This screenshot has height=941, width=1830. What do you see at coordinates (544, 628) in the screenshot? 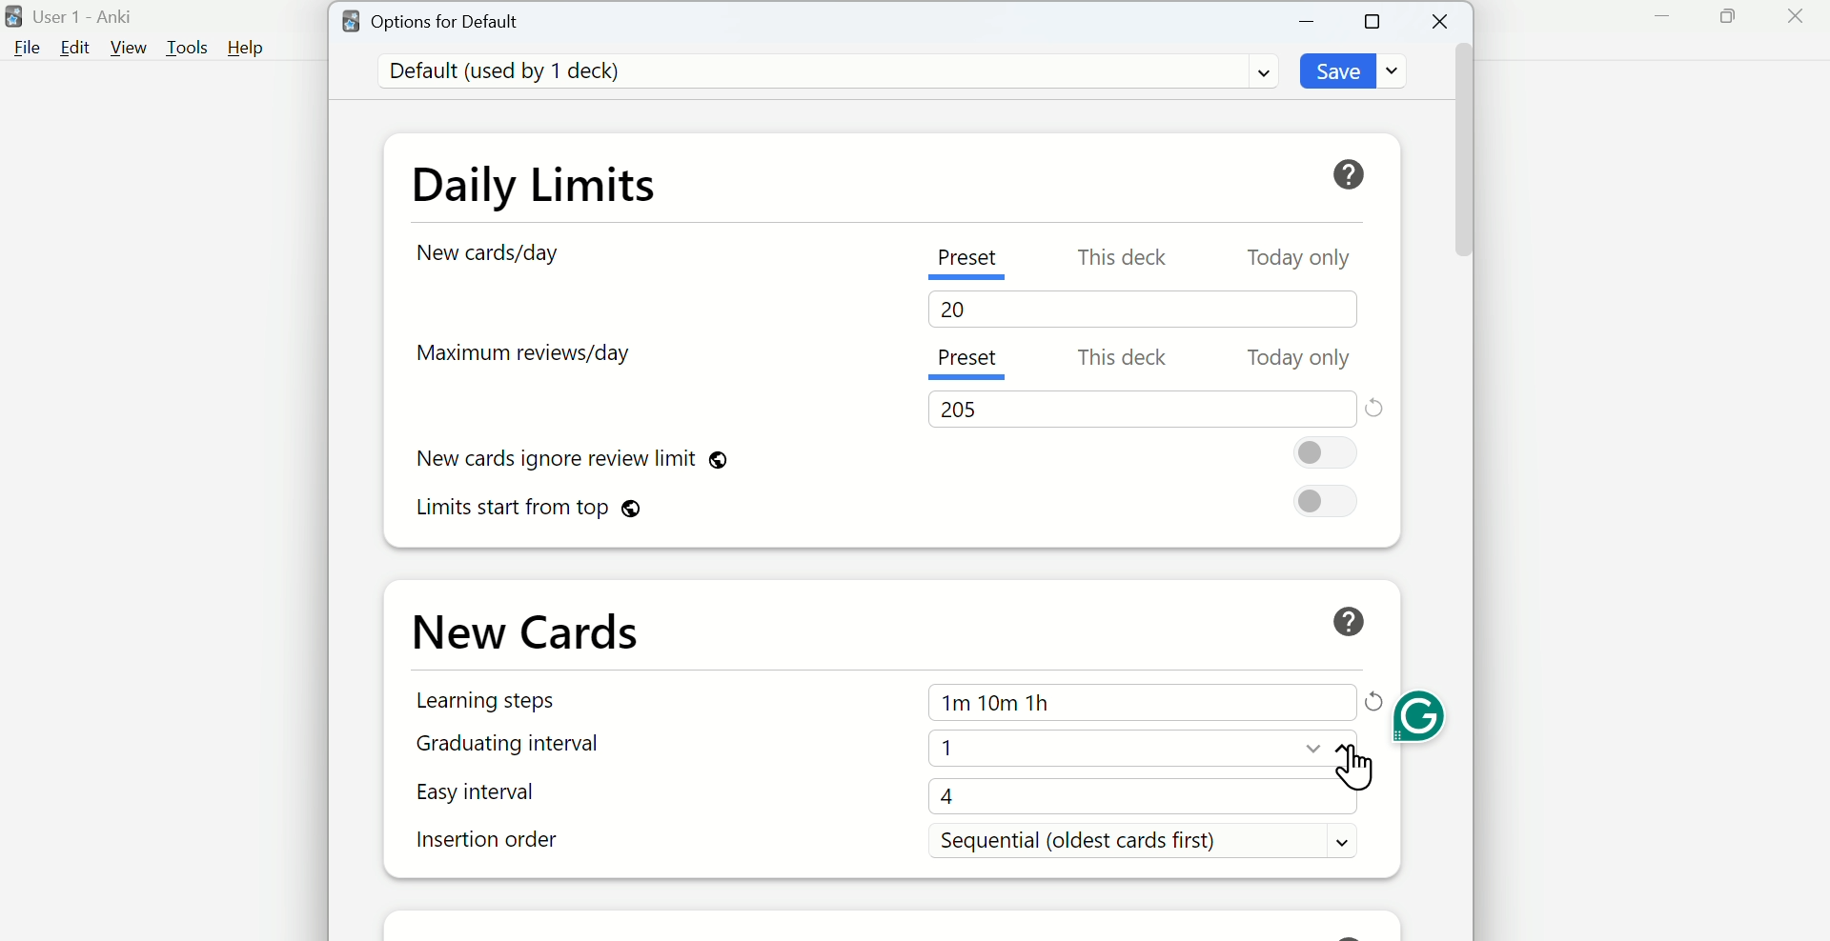
I see `New Cards` at bounding box center [544, 628].